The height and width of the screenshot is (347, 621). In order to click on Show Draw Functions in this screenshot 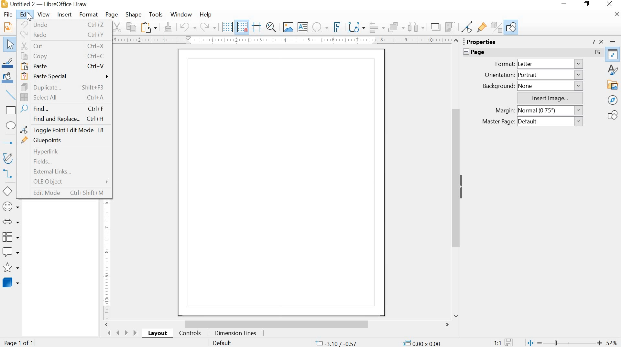, I will do `click(512, 27)`.